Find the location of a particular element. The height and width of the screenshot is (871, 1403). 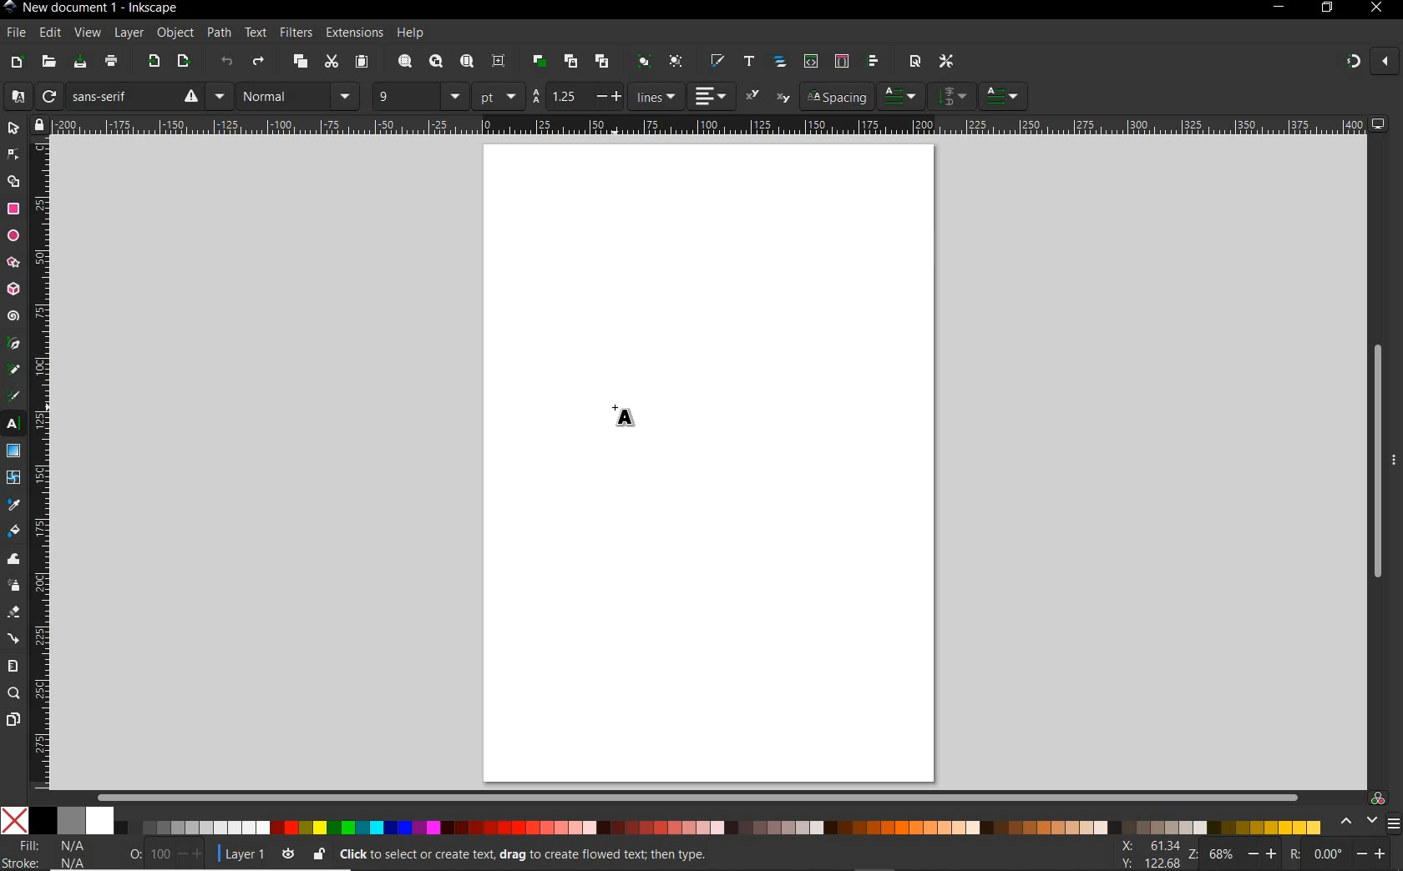

Spacing is located at coordinates (836, 97).